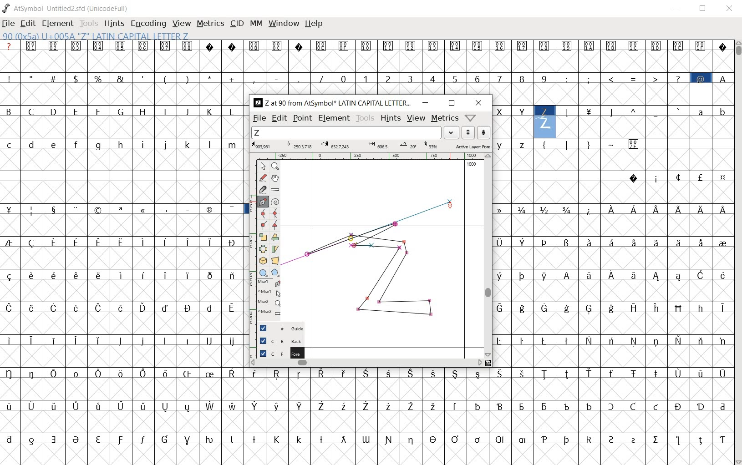 Image resolution: width=742 pixels, height=465 pixels. Describe the element at coordinates (445, 119) in the screenshot. I see `metrics` at that location.